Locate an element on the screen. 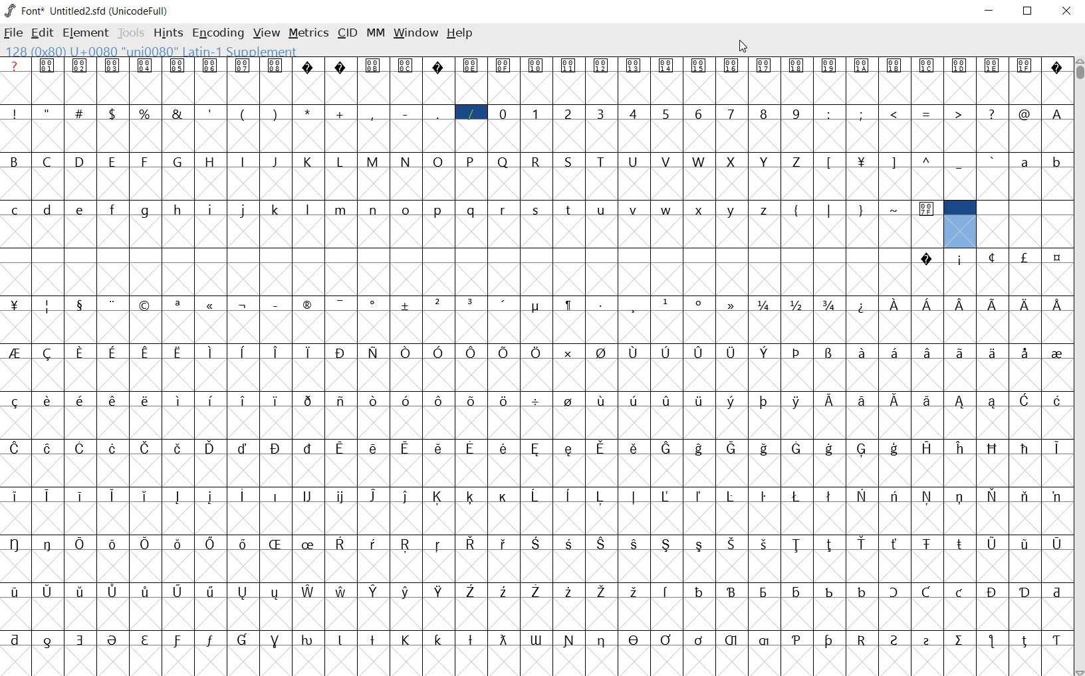 The width and height of the screenshot is (1085, 676). Symbol is located at coordinates (959, 496).